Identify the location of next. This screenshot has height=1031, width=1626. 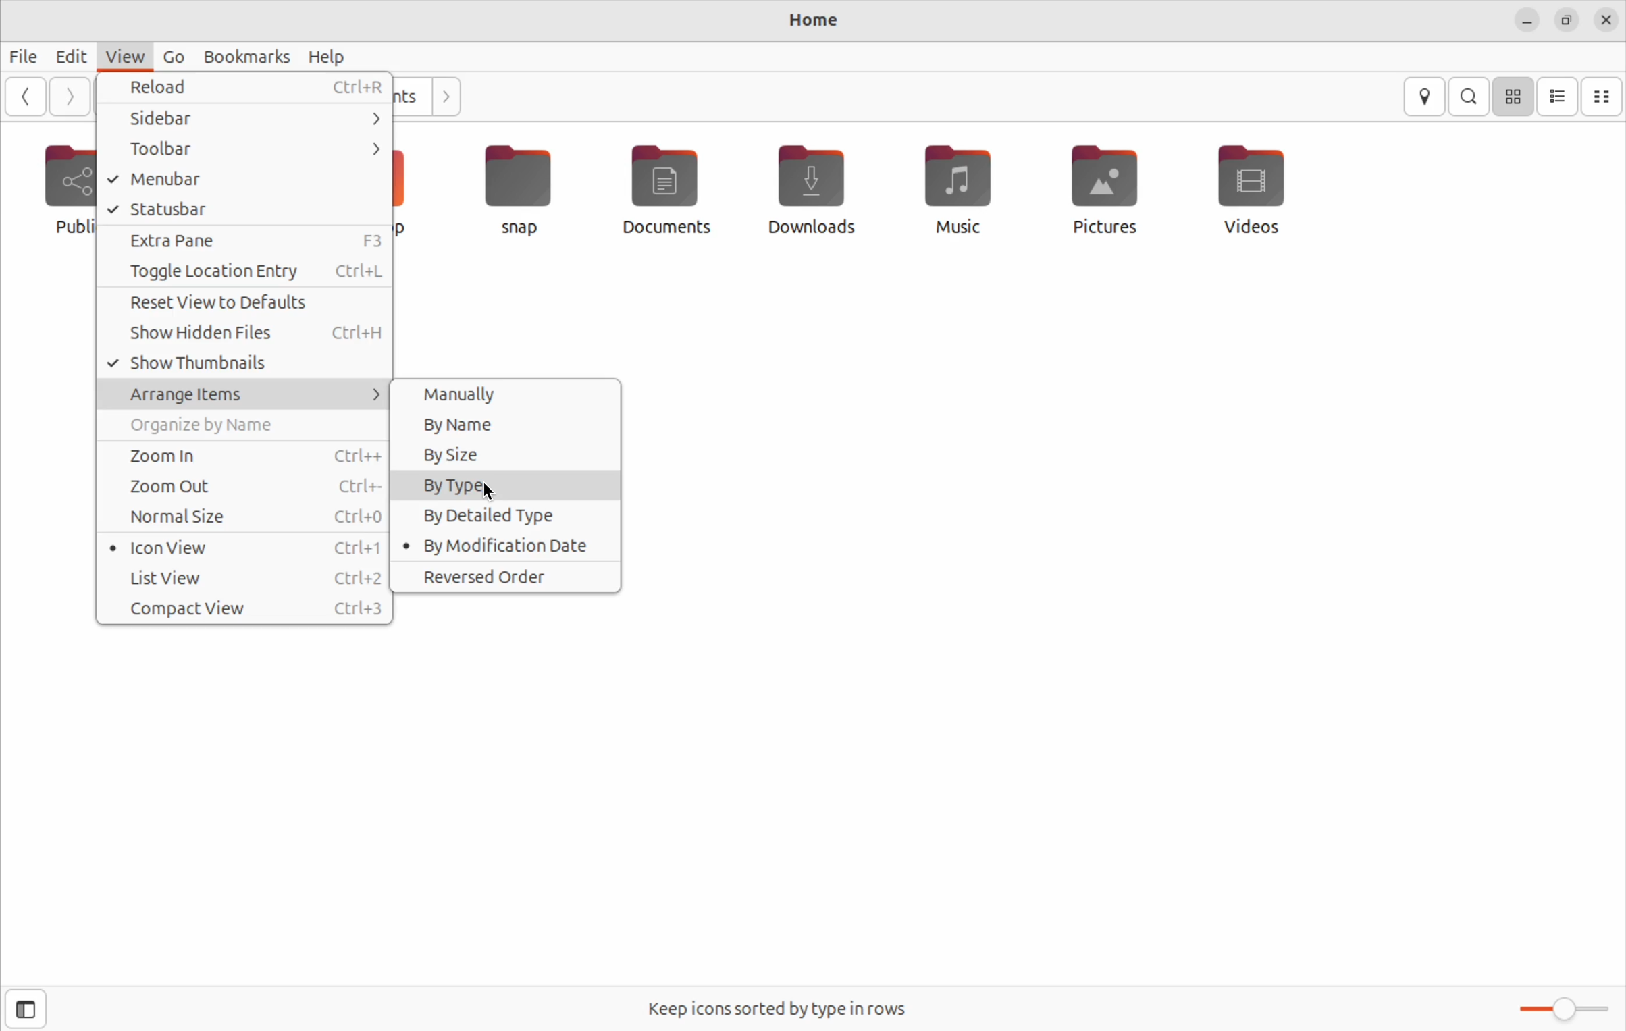
(448, 97).